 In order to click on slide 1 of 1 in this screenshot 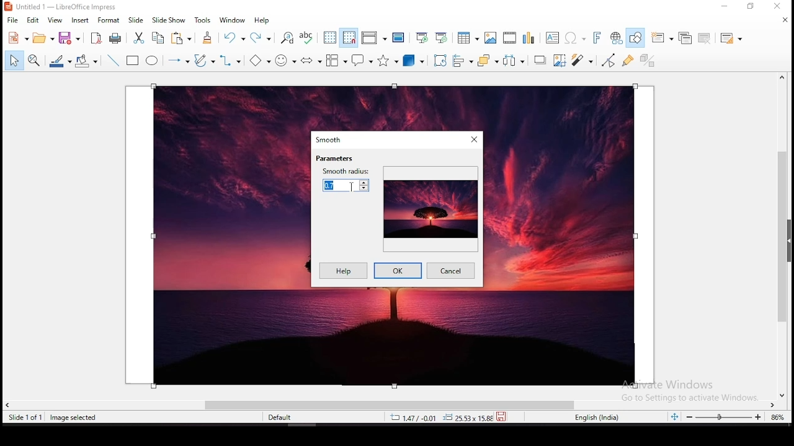, I will do `click(27, 418)`.